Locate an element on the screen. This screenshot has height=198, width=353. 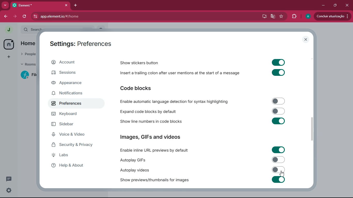
scrollbar is located at coordinates (312, 129).